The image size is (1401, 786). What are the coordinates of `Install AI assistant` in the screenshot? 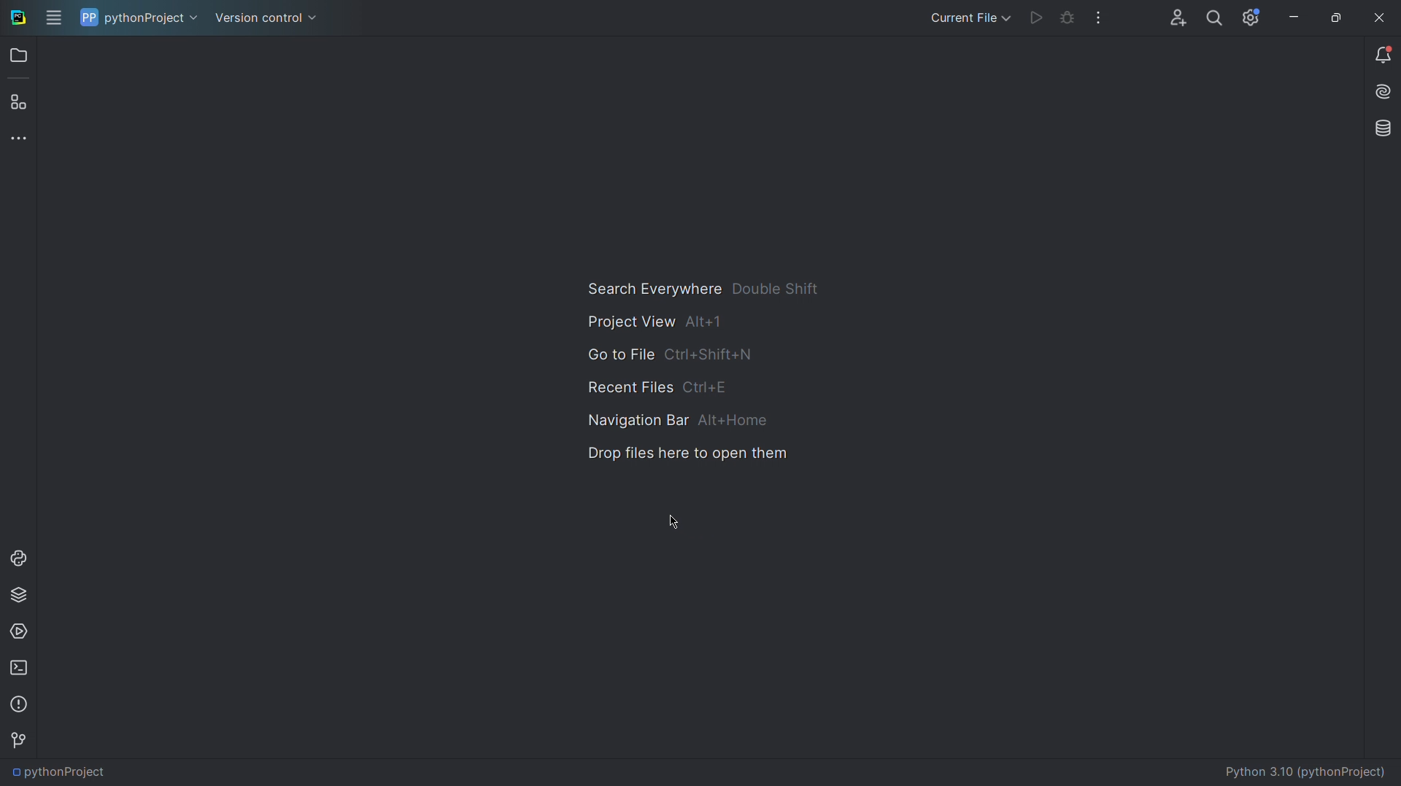 It's located at (1381, 95).